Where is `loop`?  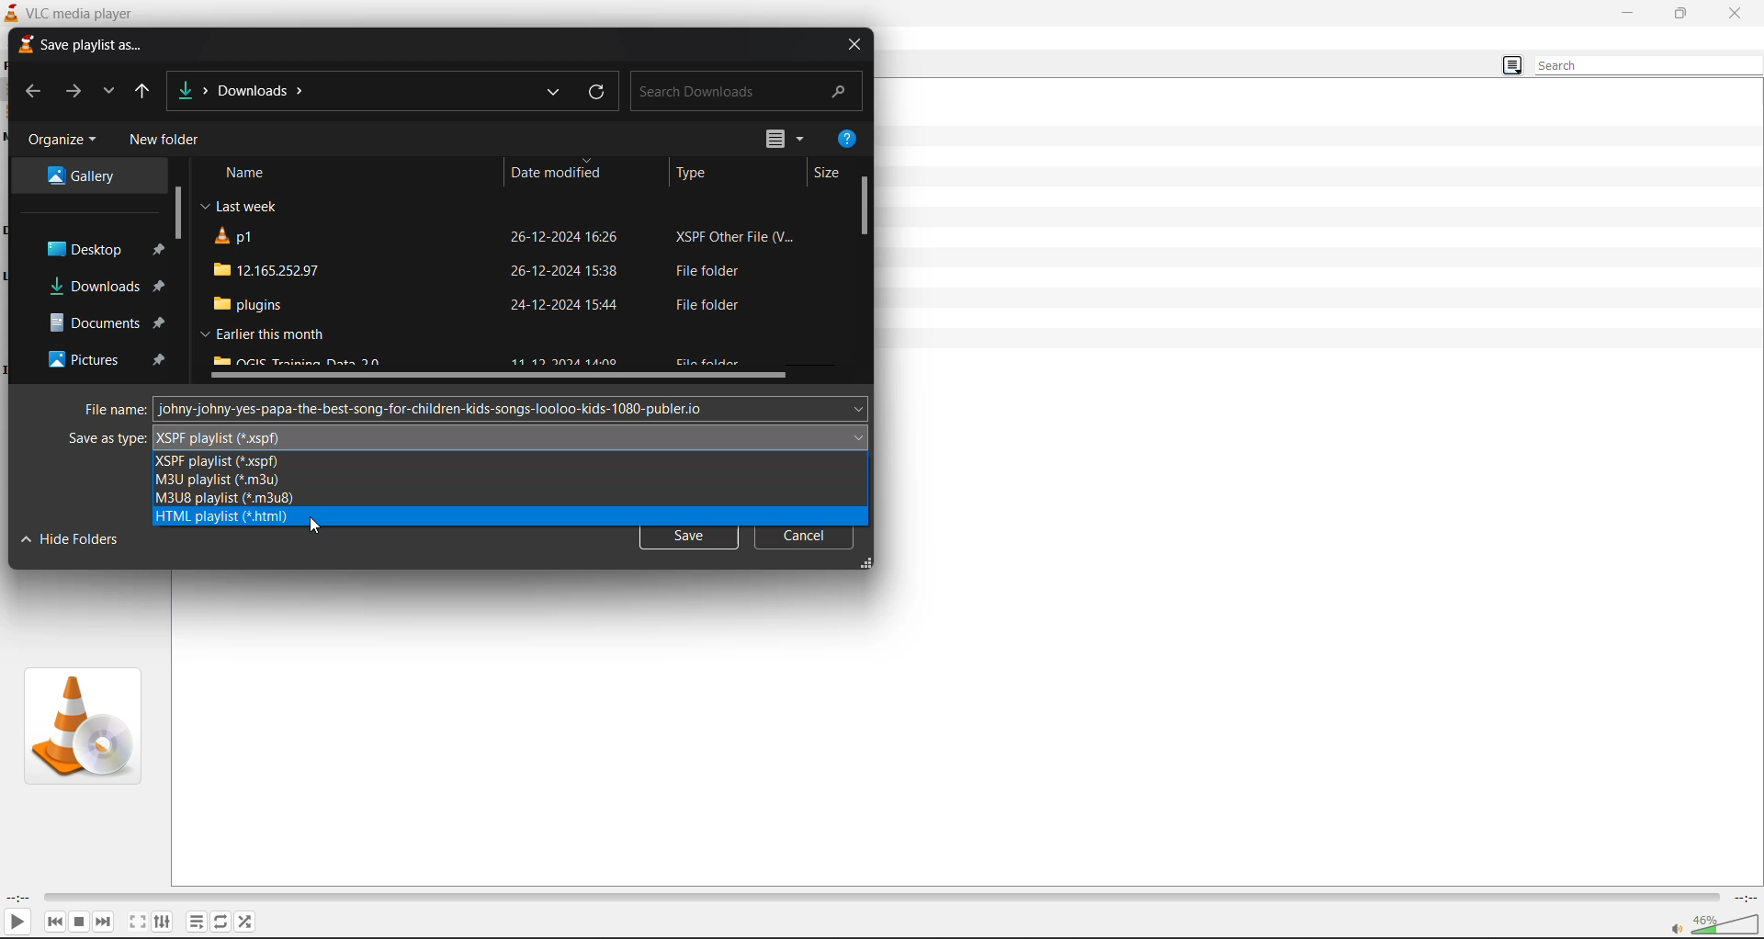 loop is located at coordinates (221, 922).